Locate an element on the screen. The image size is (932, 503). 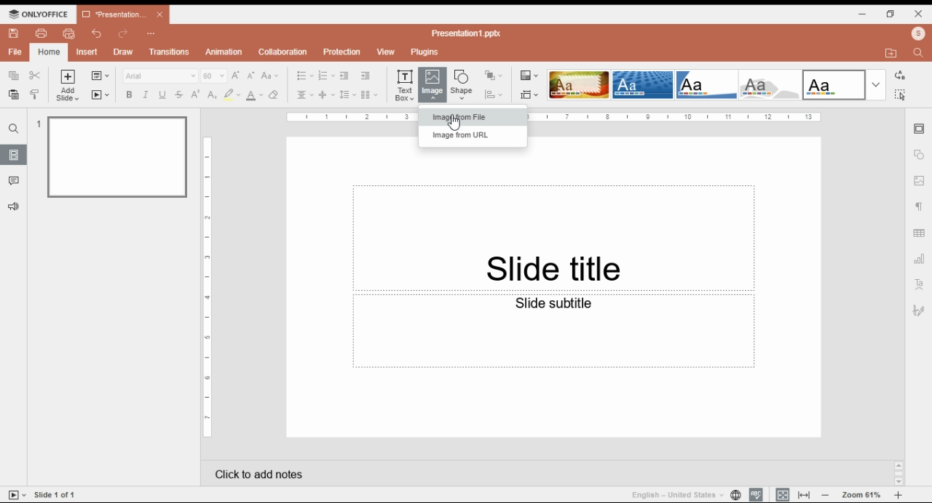
click to add notes is located at coordinates (533, 470).